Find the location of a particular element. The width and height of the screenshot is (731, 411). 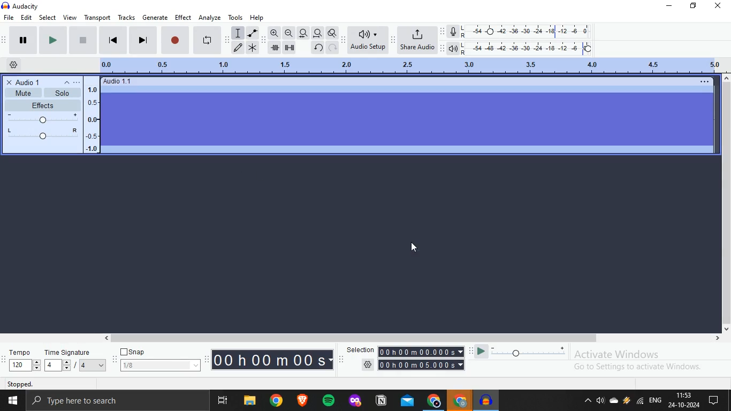

Typing is located at coordinates (238, 33).